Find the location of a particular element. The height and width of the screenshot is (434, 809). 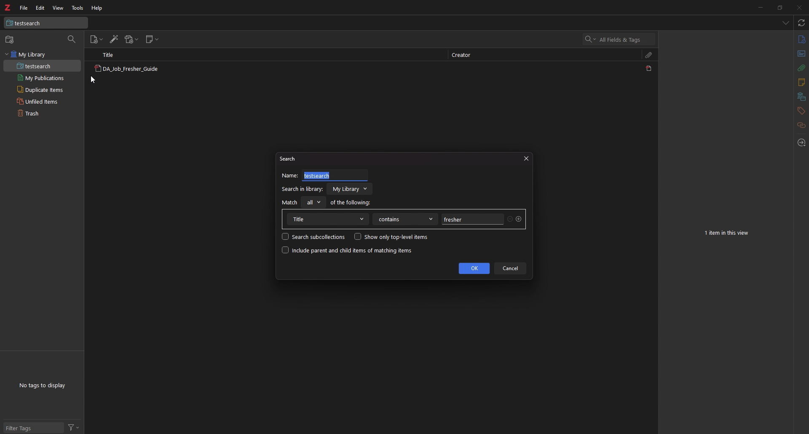

attachment is located at coordinates (649, 55).